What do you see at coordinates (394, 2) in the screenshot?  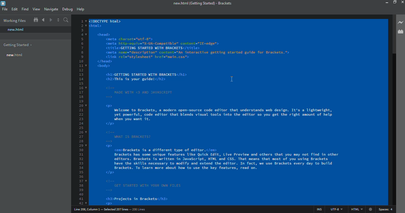 I see `maximize` at bounding box center [394, 2].